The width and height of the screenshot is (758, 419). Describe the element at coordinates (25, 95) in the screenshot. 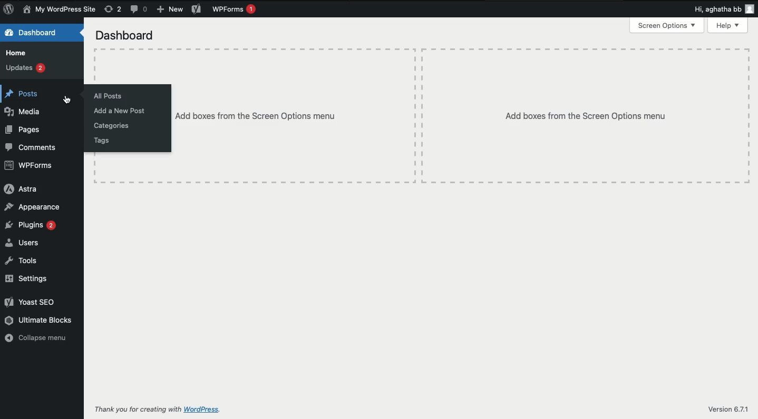

I see `Posts` at that location.